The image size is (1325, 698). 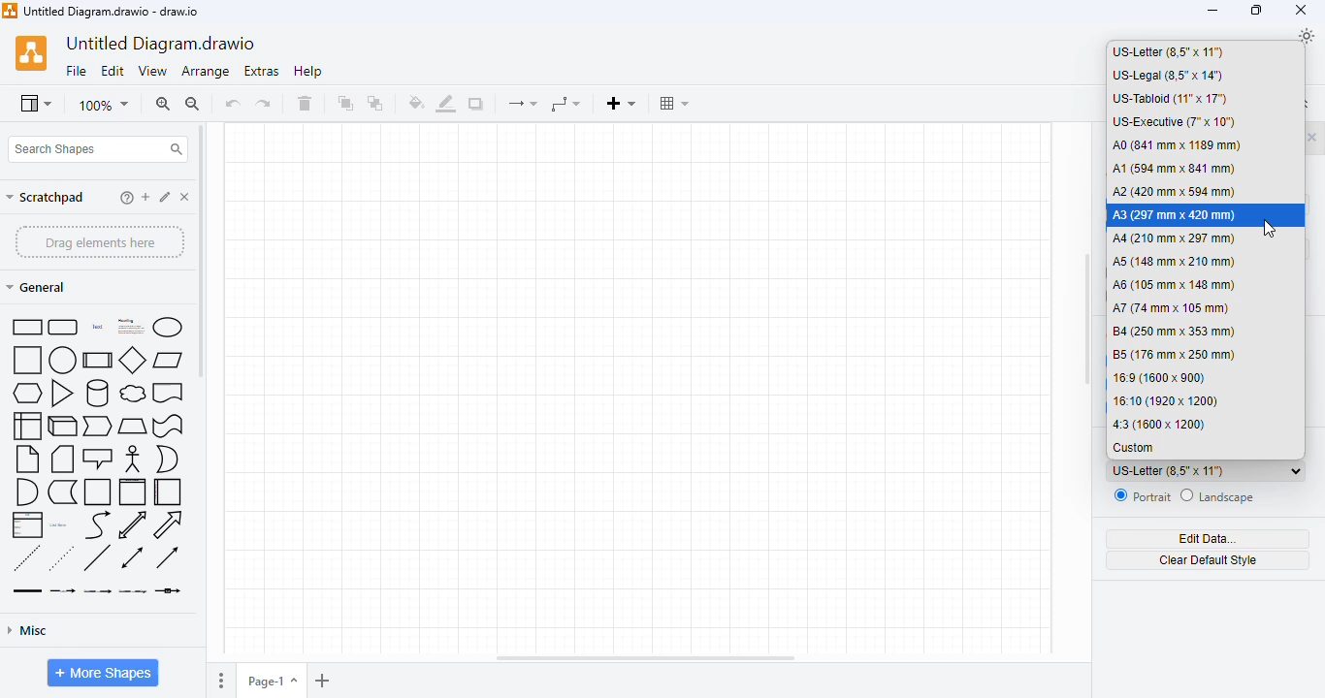 What do you see at coordinates (60, 525) in the screenshot?
I see `list item` at bounding box center [60, 525].